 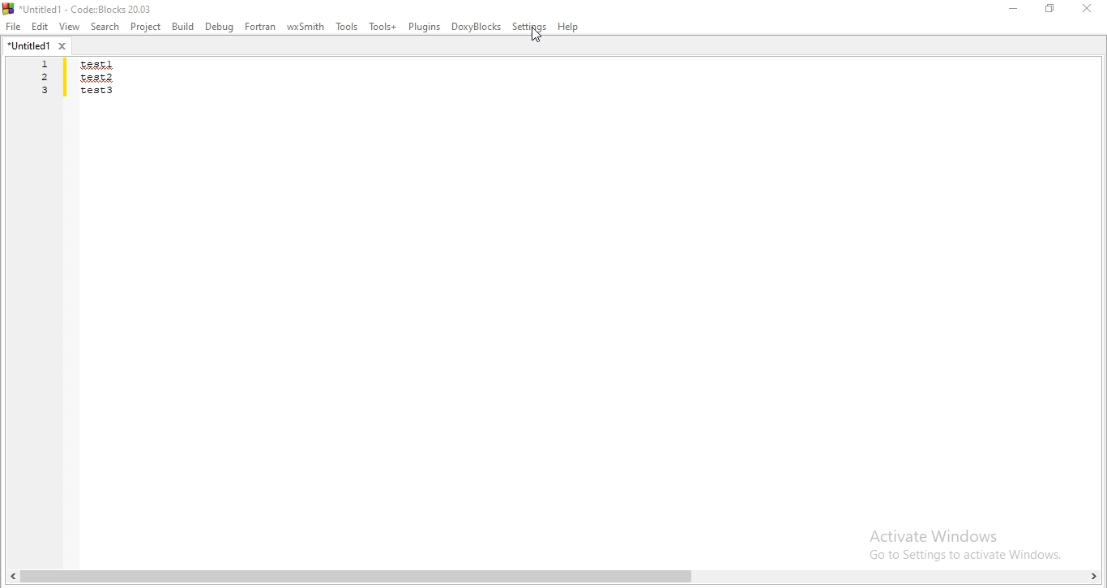 What do you see at coordinates (569, 28) in the screenshot?
I see `Help` at bounding box center [569, 28].